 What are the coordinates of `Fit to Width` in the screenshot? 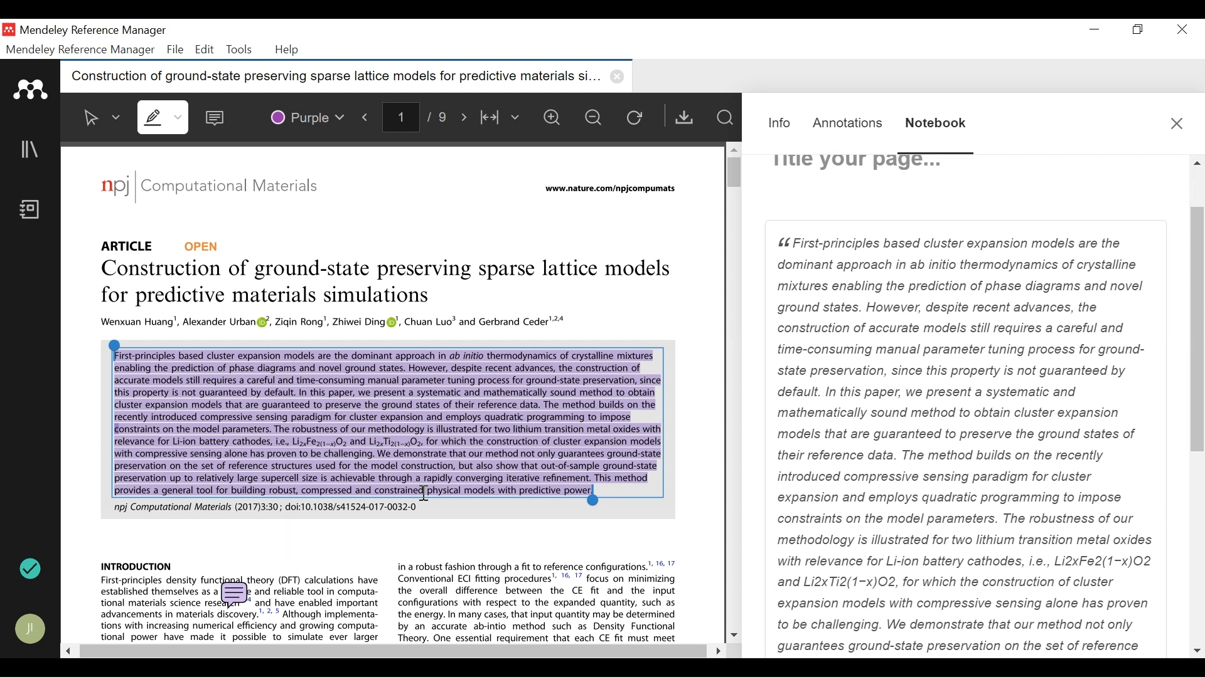 It's located at (501, 117).